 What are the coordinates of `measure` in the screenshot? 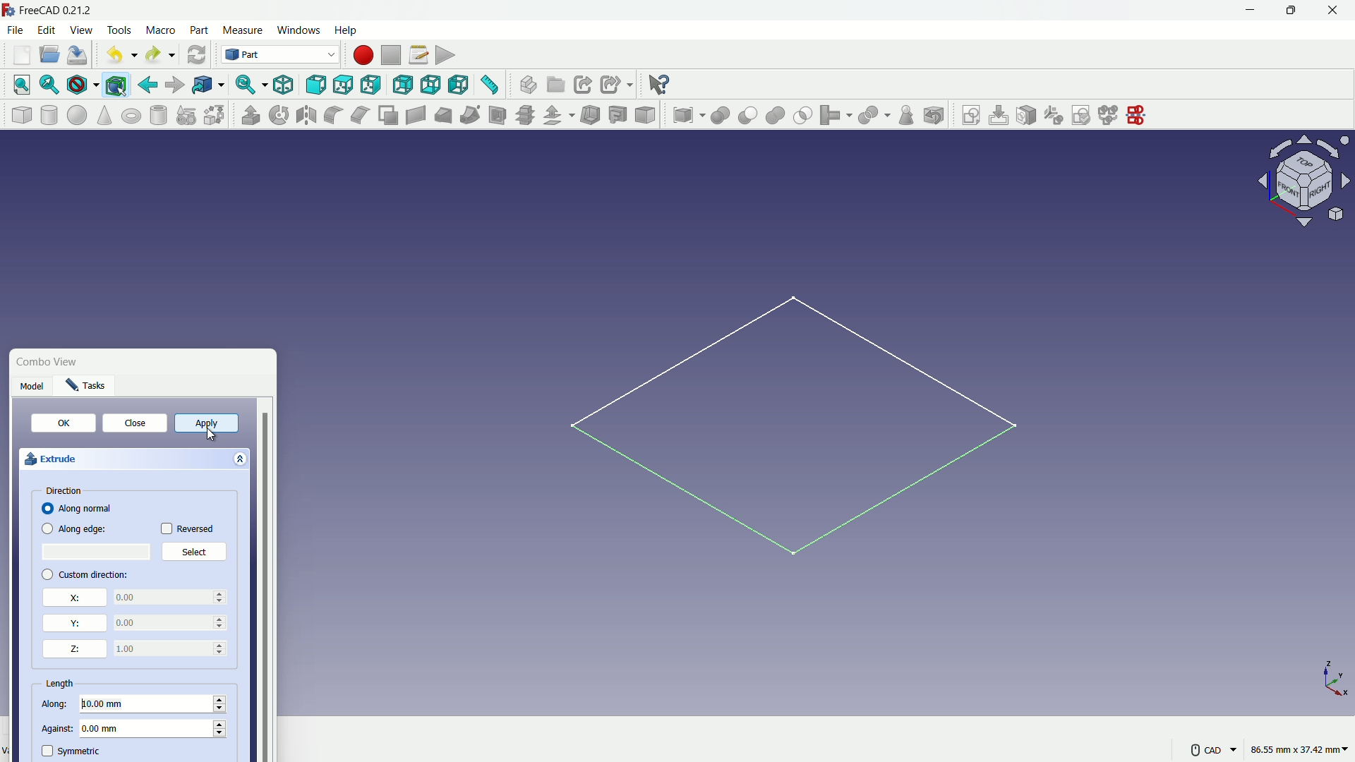 It's located at (491, 85).